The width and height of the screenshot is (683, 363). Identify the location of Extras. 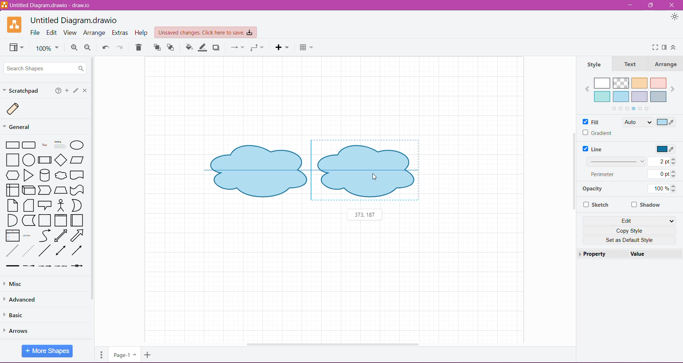
(121, 33).